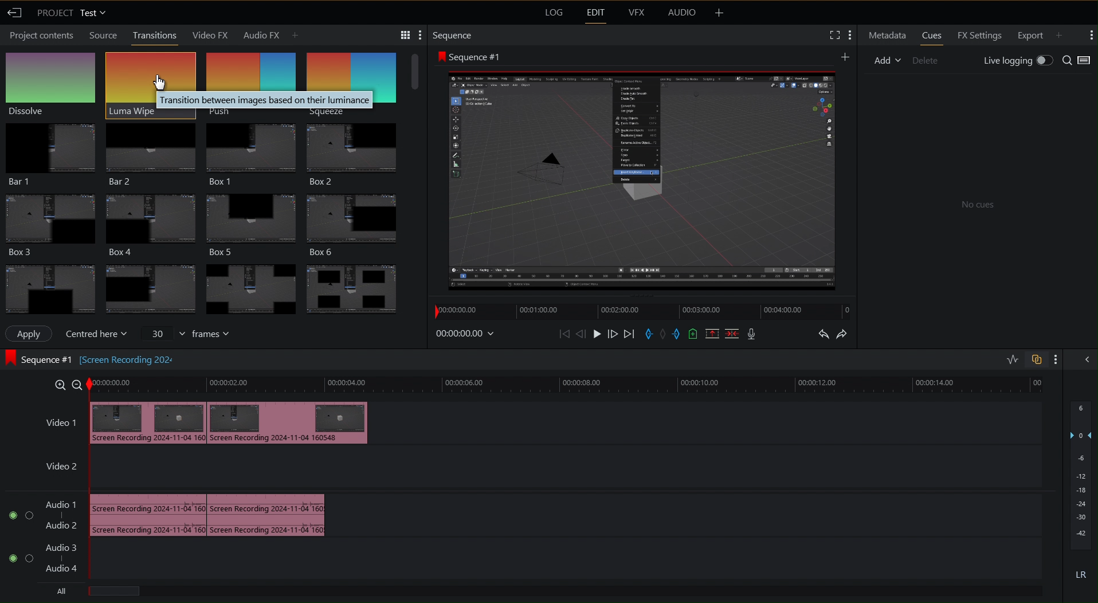 This screenshot has width=1098, height=603. What do you see at coordinates (613, 334) in the screenshot?
I see `Move Forward` at bounding box center [613, 334].